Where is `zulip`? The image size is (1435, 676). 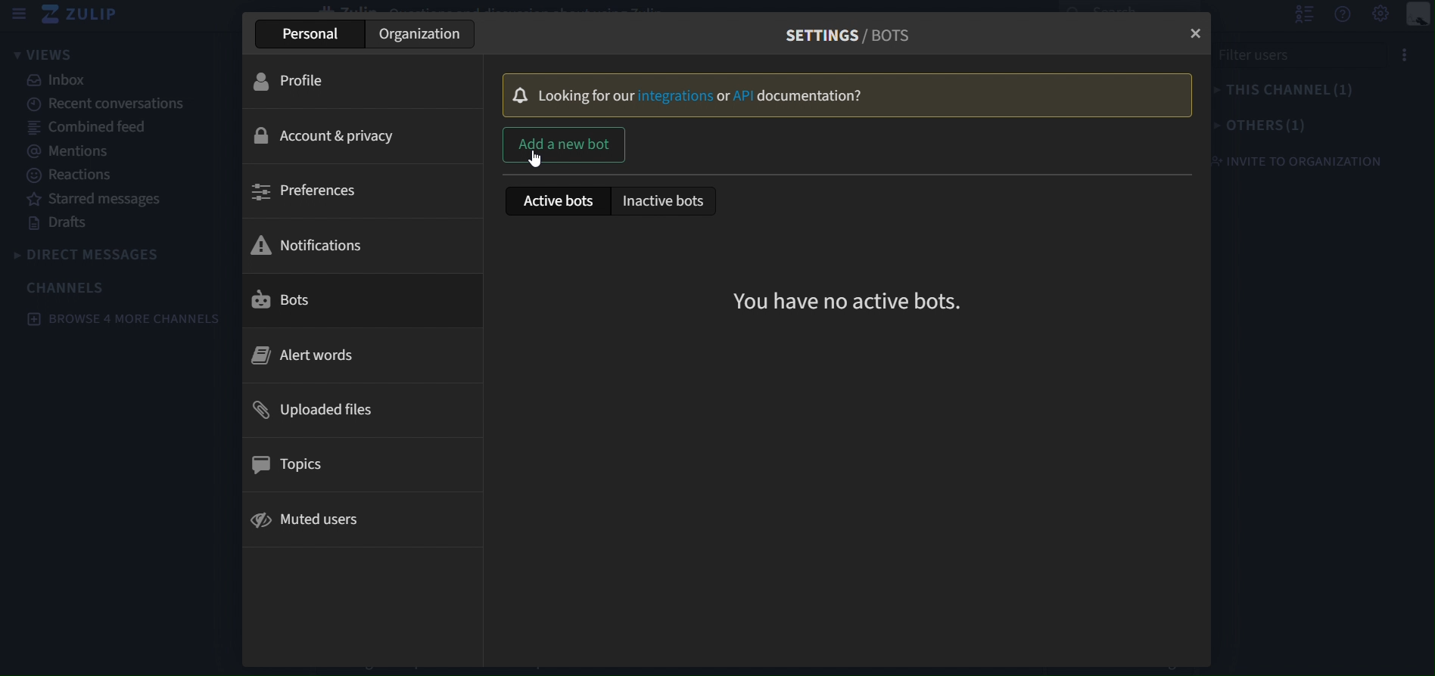
zulip is located at coordinates (86, 15).